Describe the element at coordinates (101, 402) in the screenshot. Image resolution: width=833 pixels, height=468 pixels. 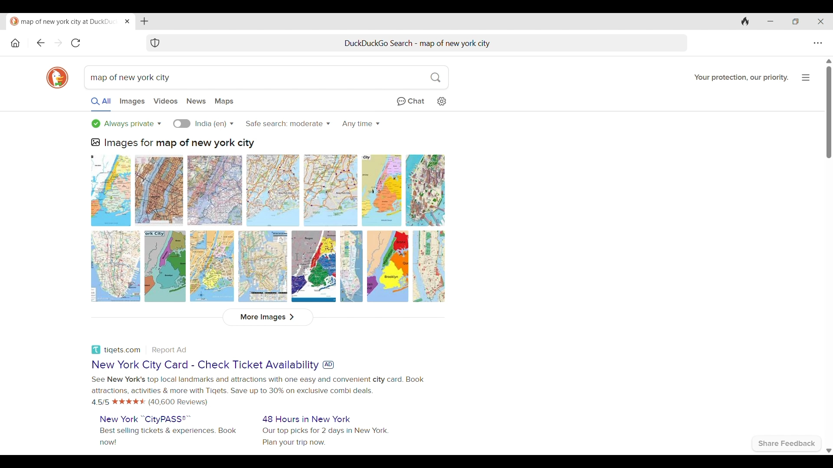
I see `45/5` at that location.